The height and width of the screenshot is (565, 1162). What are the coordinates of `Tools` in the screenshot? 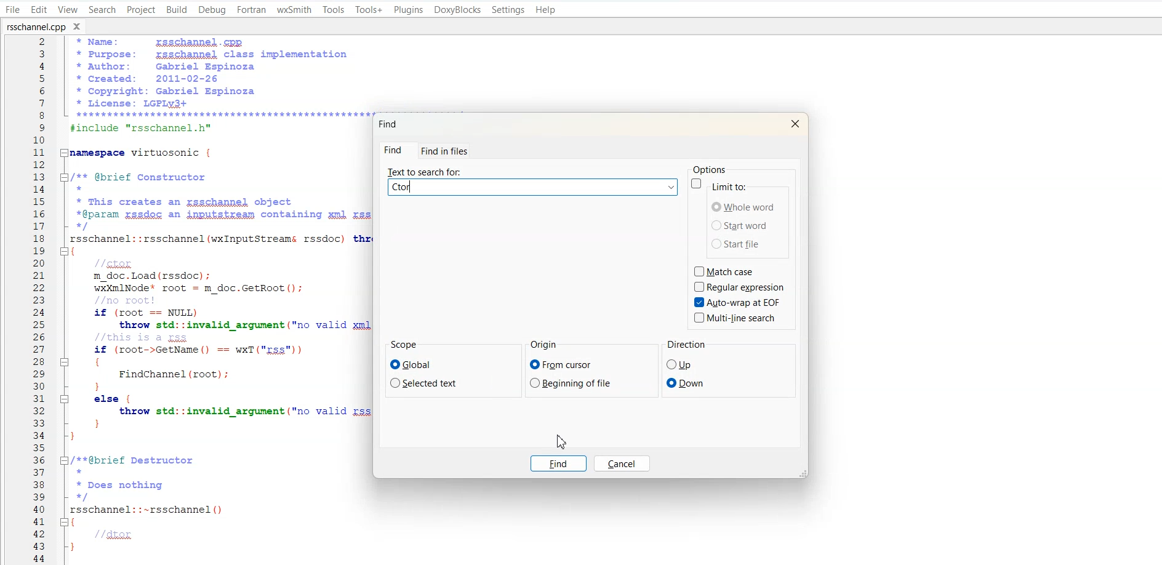 It's located at (334, 10).